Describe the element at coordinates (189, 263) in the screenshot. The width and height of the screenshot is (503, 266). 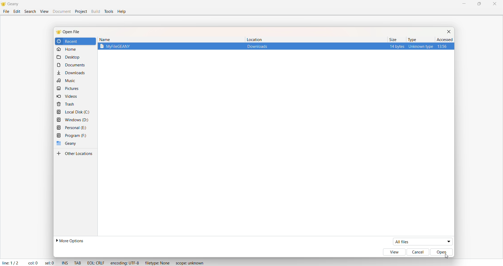
I see `Scope: unknown` at that location.